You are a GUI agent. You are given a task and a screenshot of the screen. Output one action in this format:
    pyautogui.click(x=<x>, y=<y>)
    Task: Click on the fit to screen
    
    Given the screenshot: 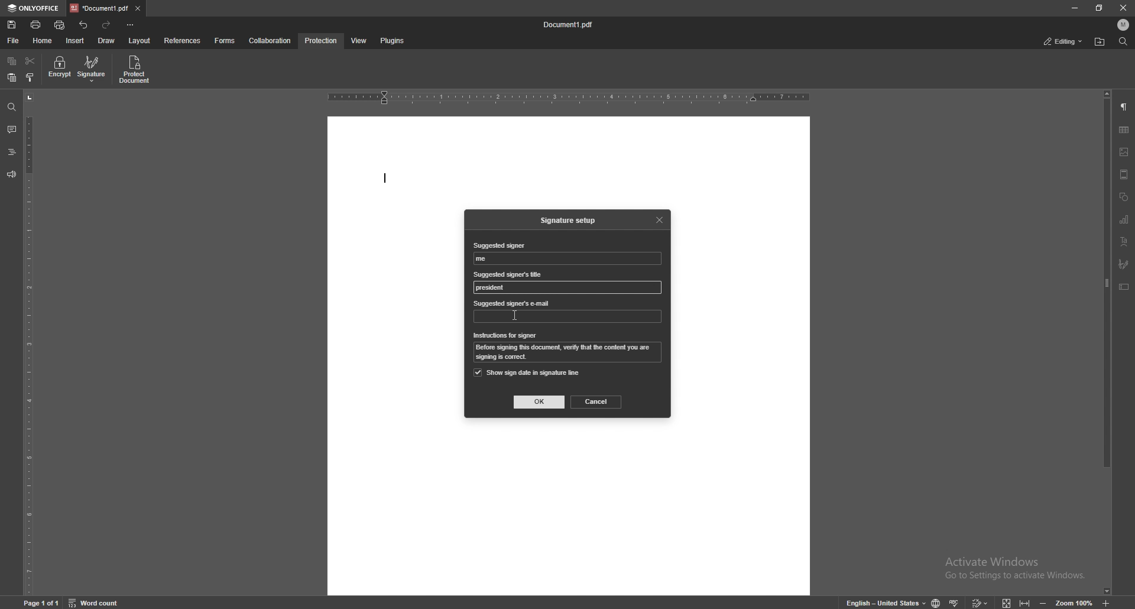 What is the action you would take?
    pyautogui.click(x=1003, y=601)
    